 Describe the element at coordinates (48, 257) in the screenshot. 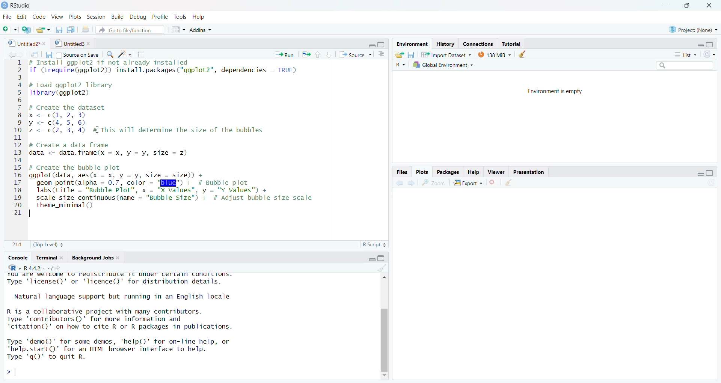

I see `Terminal` at that location.